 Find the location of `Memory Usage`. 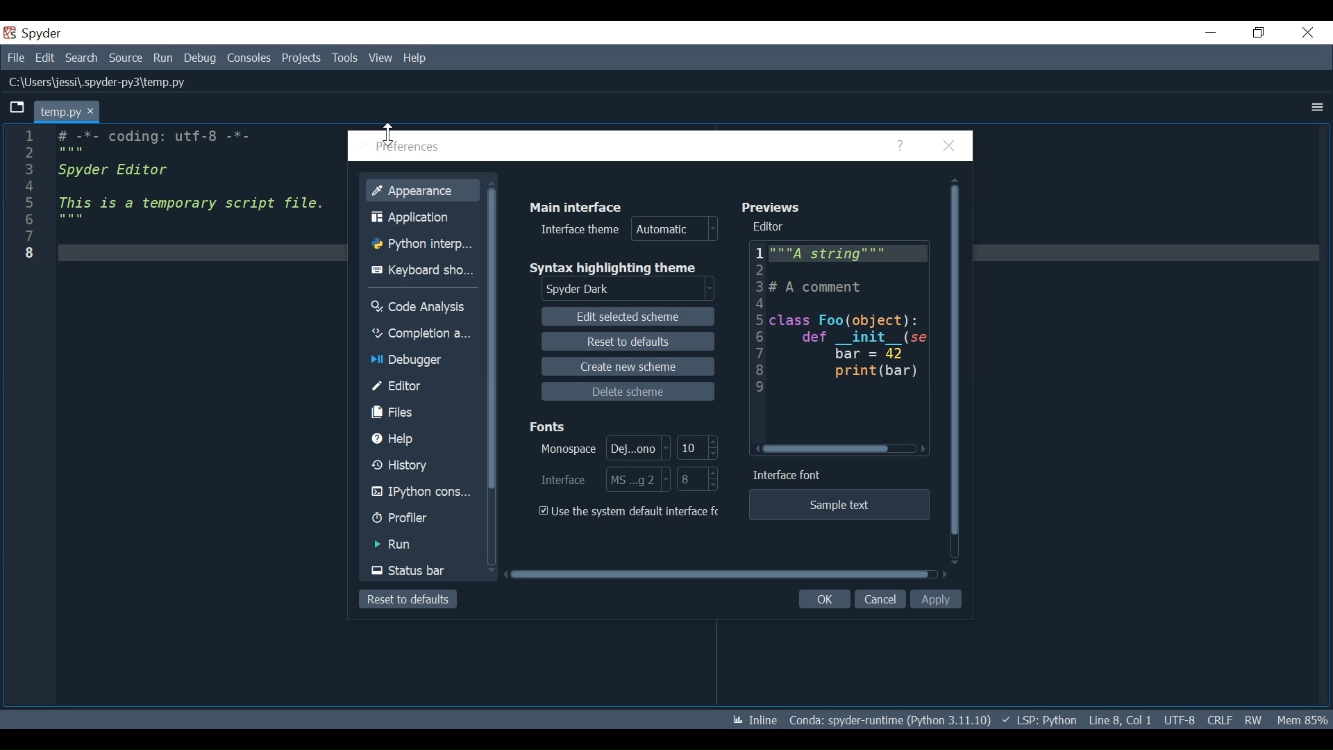

Memory Usage is located at coordinates (1302, 720).